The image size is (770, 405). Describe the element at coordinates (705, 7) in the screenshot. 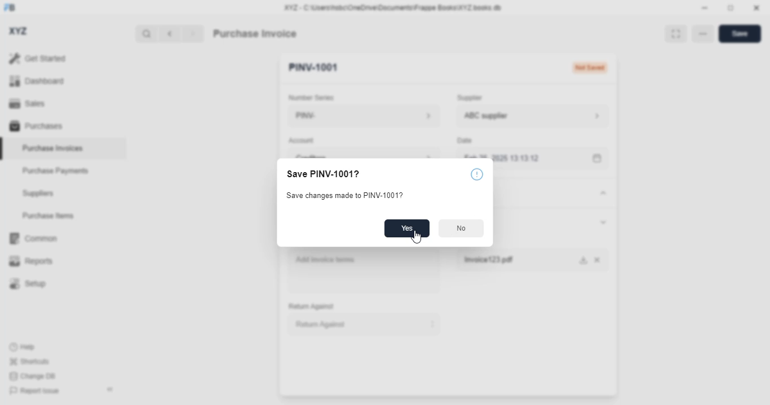

I see `minimize` at that location.